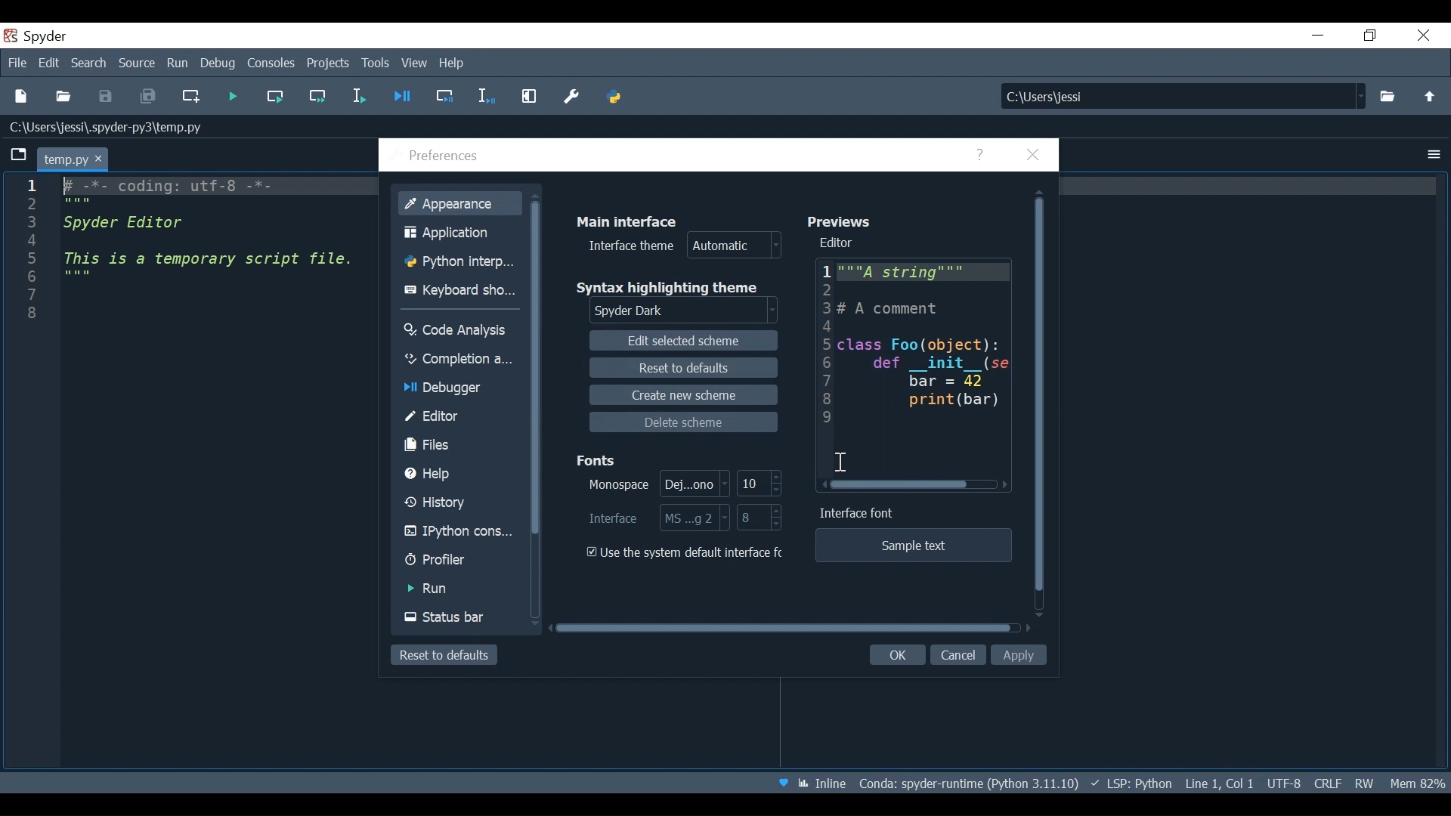 The height and width of the screenshot is (816, 1451). I want to click on Maximize current pane, so click(529, 98).